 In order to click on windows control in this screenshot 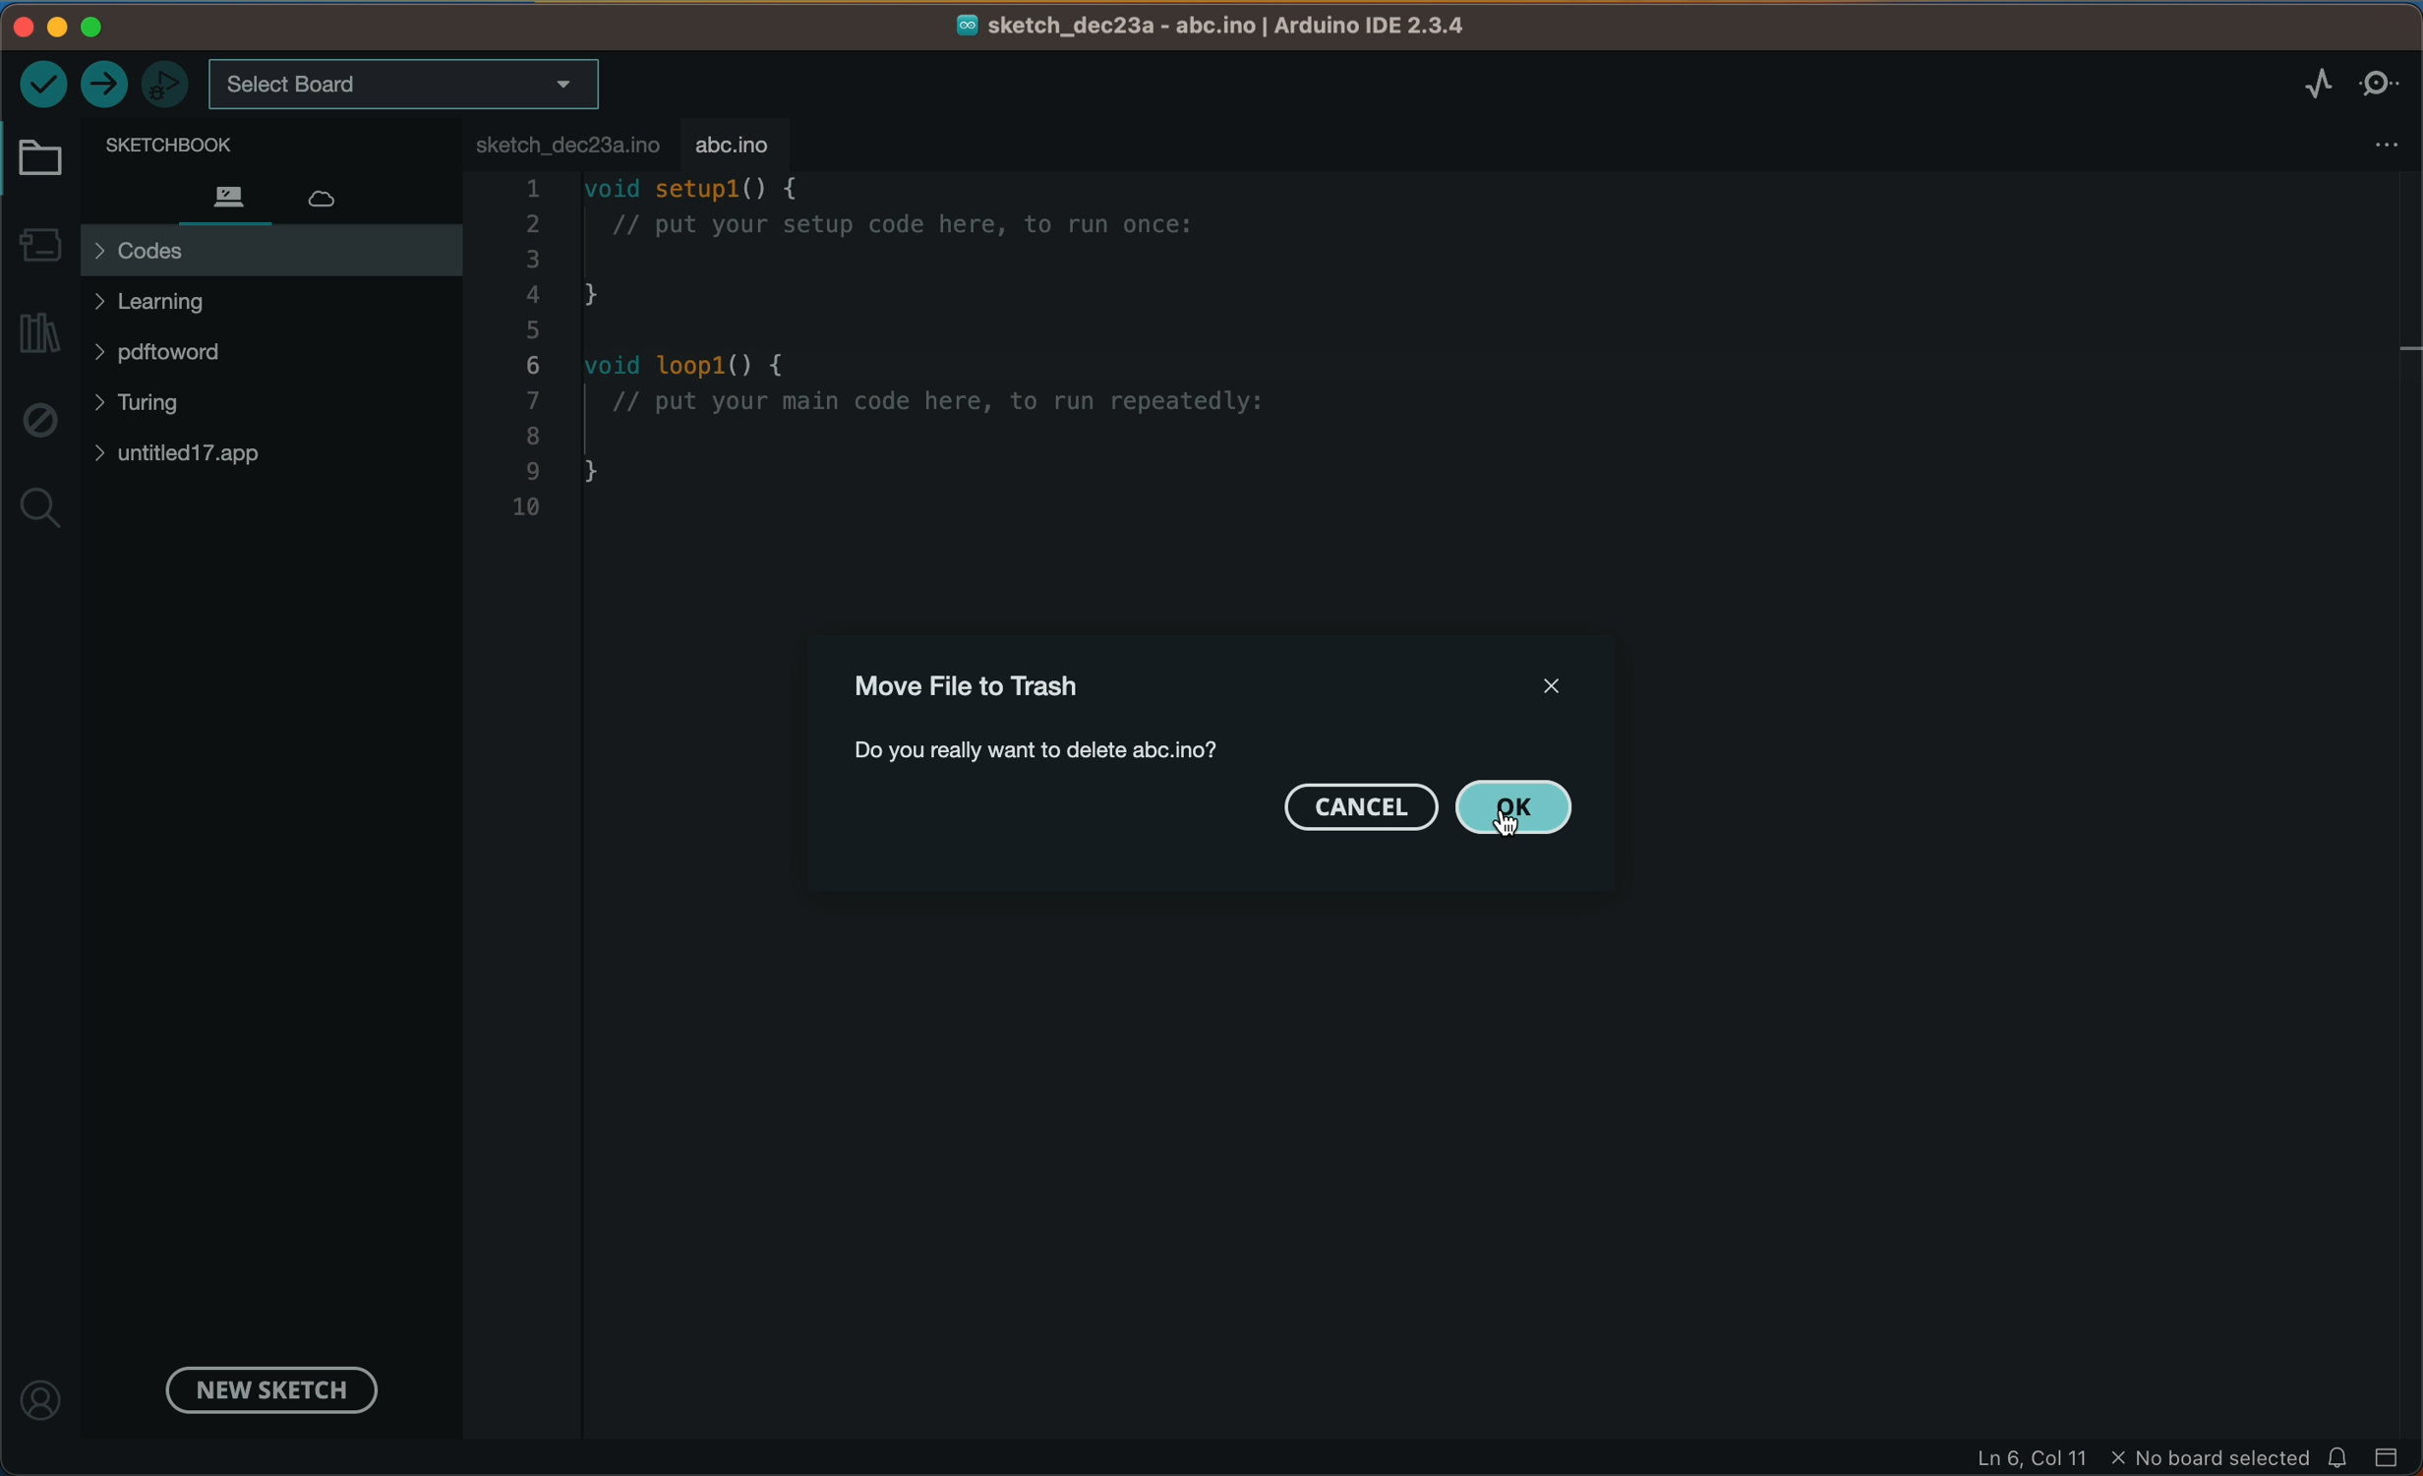, I will do `click(100, 26)`.